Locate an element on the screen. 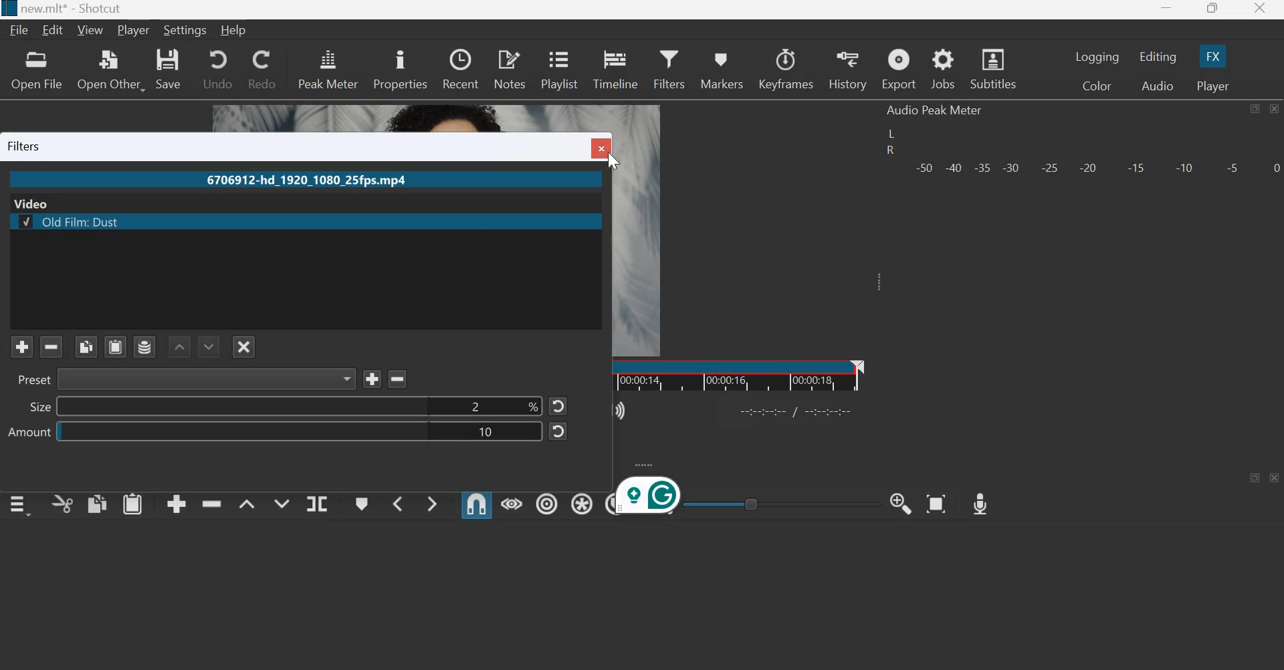 This screenshot has width=1284, height=670. Volume meter is located at coordinates (1096, 166).